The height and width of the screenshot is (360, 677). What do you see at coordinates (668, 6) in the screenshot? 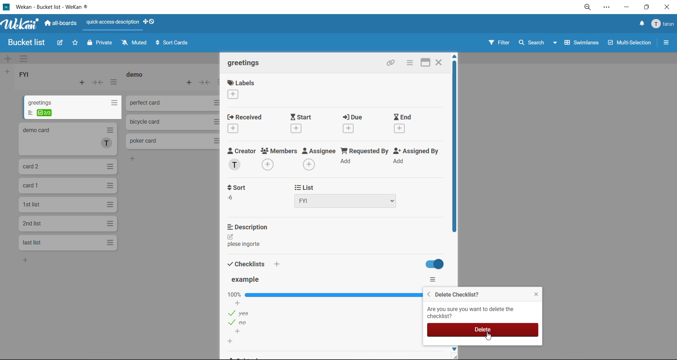
I see `close` at bounding box center [668, 6].